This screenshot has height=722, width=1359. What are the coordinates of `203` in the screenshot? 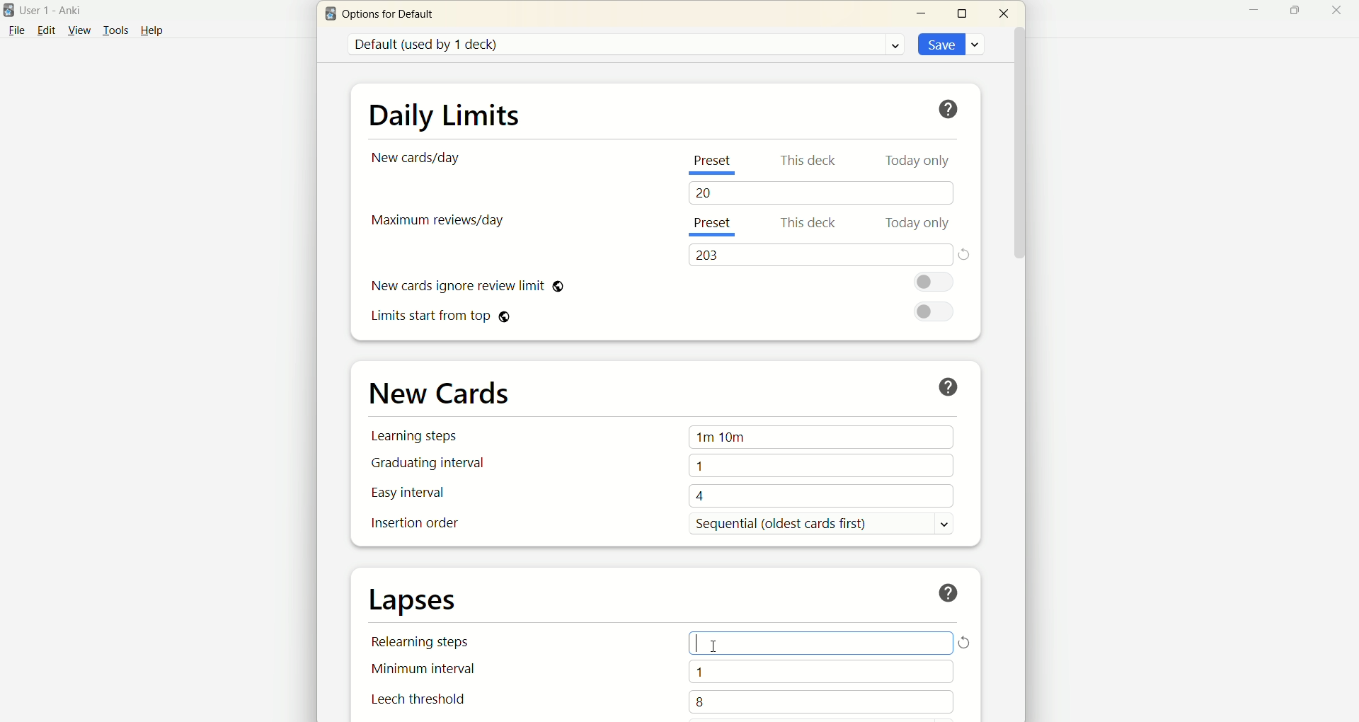 It's located at (818, 255).